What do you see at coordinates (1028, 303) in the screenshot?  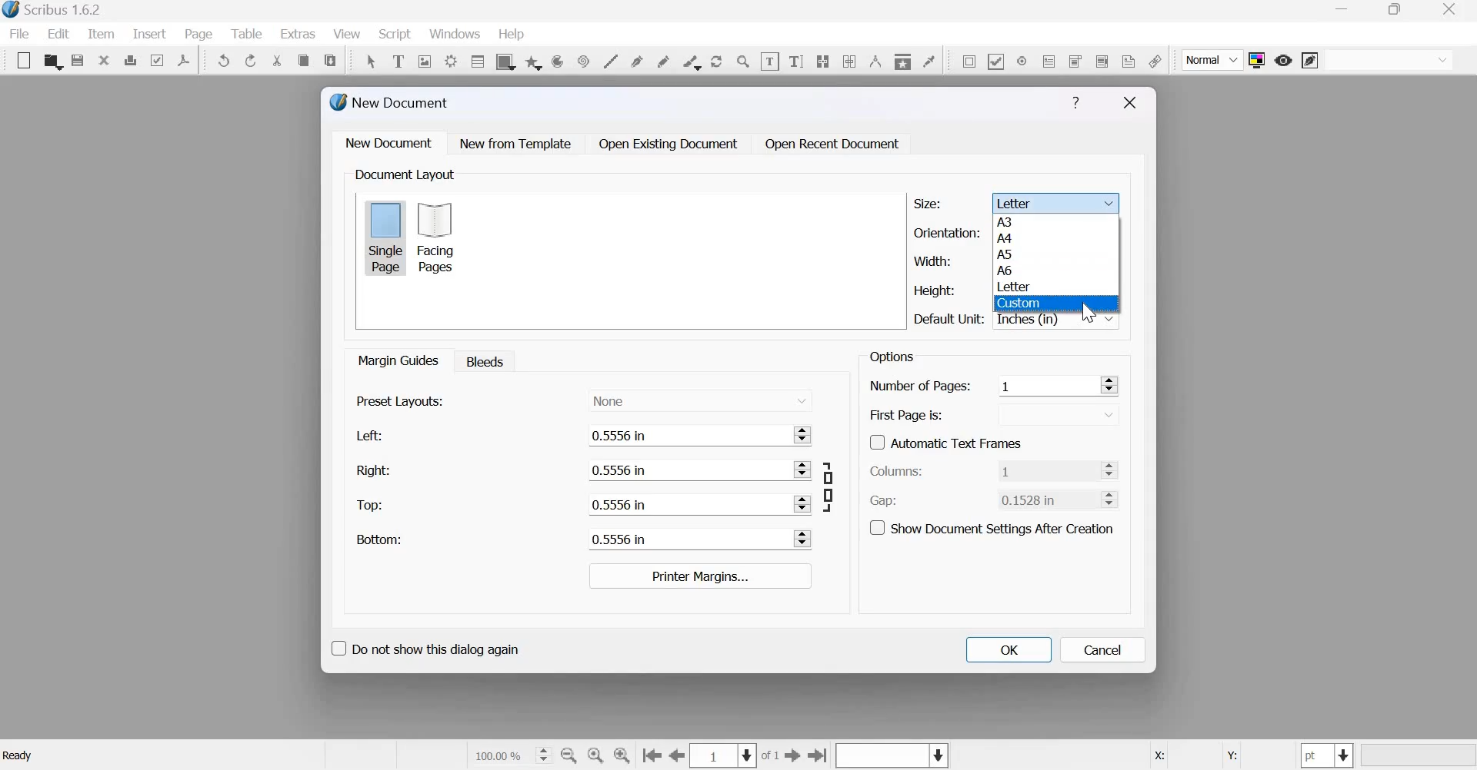 I see `Custom` at bounding box center [1028, 303].